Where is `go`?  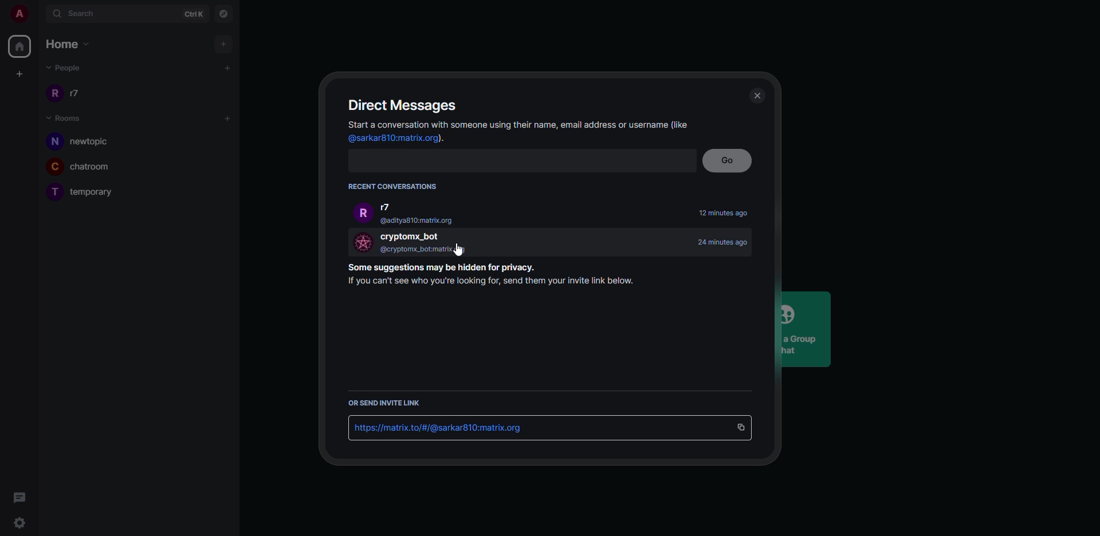 go is located at coordinates (727, 159).